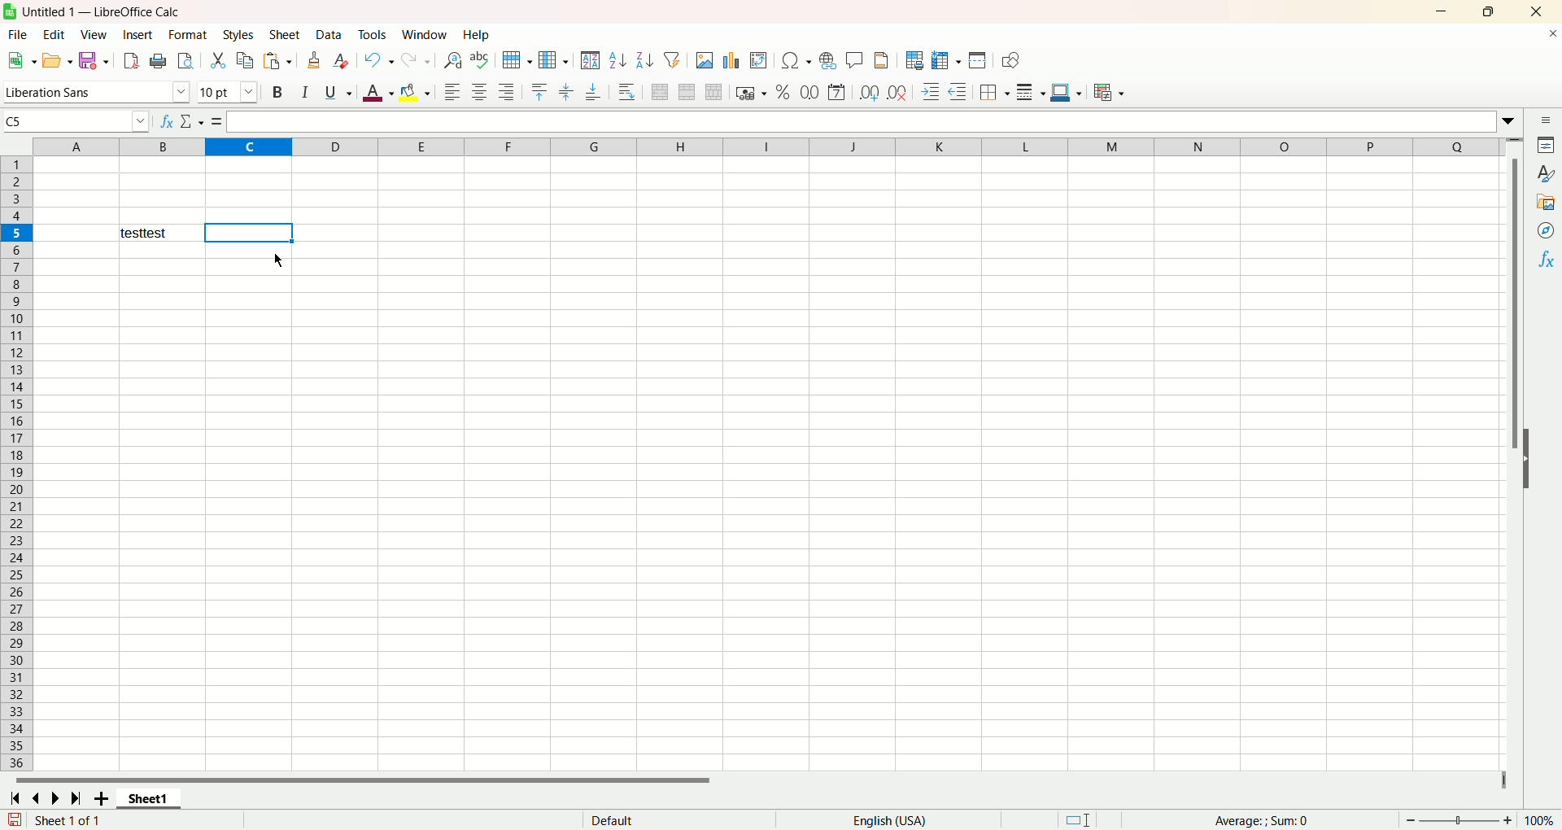 Image resolution: width=1562 pixels, height=830 pixels. What do you see at coordinates (1544, 261) in the screenshot?
I see `function` at bounding box center [1544, 261].